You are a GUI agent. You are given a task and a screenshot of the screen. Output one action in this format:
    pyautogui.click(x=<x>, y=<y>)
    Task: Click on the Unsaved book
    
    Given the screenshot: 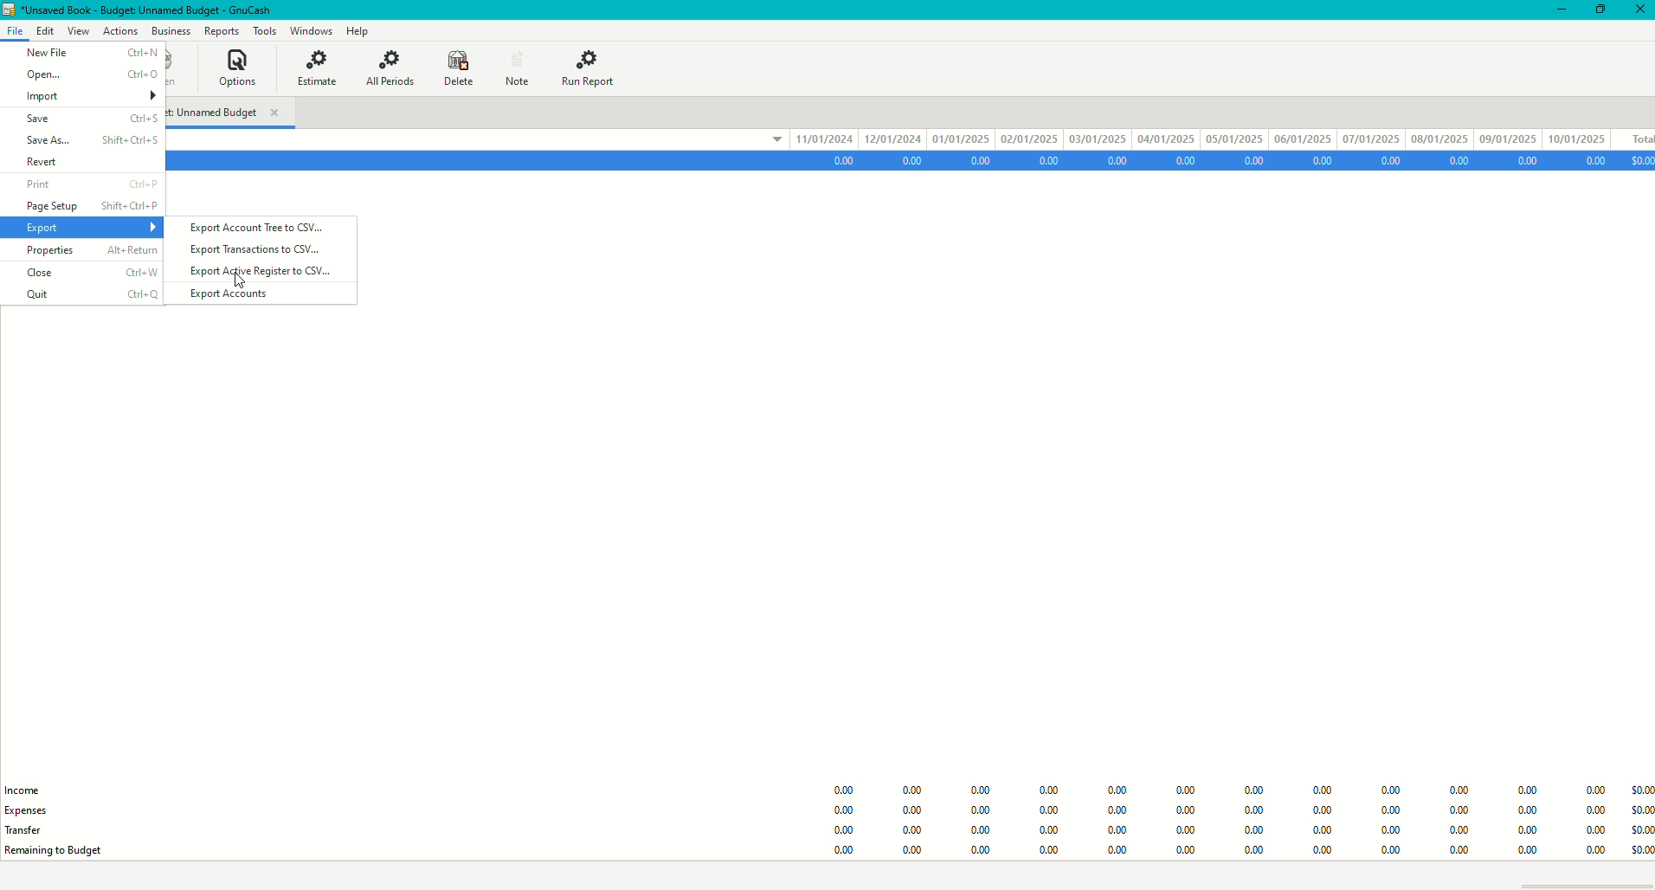 What is the action you would take?
    pyautogui.click(x=148, y=10)
    